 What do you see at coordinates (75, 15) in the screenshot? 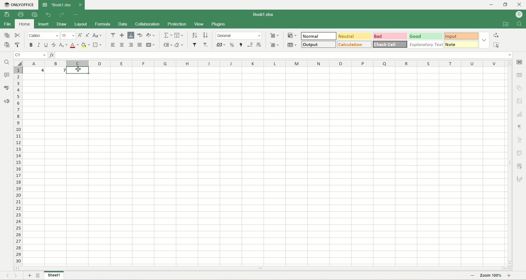
I see `customize quick access` at bounding box center [75, 15].